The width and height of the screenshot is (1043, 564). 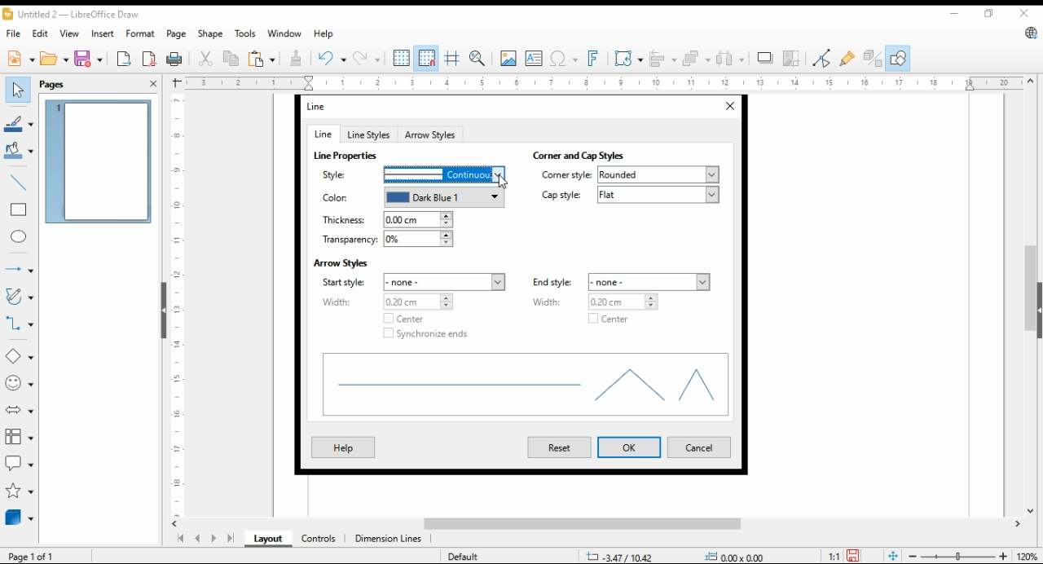 What do you see at coordinates (794, 58) in the screenshot?
I see `crop` at bounding box center [794, 58].